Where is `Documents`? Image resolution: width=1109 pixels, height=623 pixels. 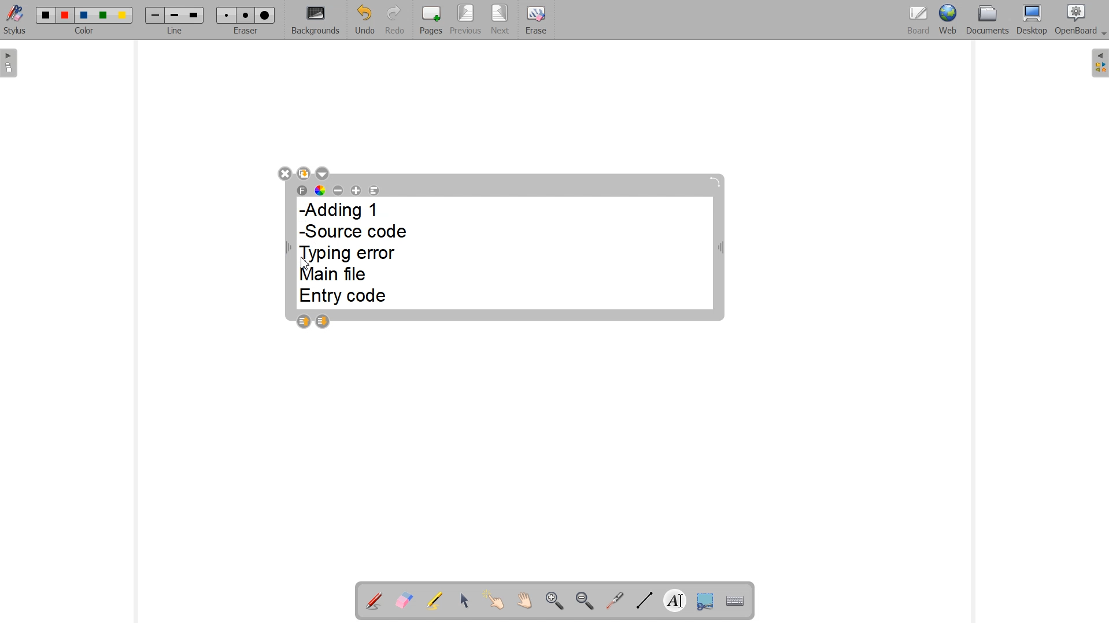
Documents is located at coordinates (988, 21).